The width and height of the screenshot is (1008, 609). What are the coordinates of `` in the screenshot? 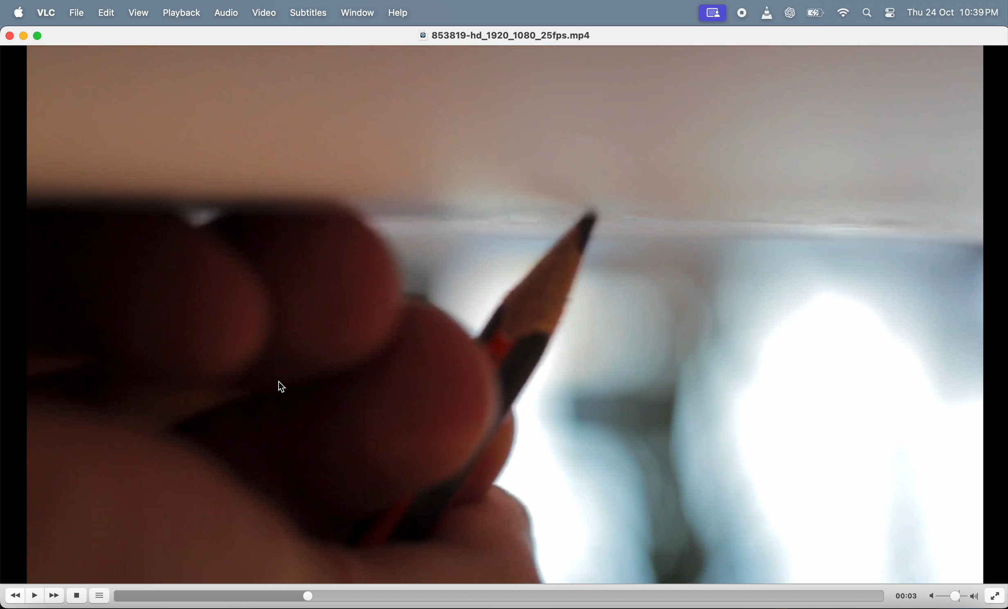 It's located at (358, 13).